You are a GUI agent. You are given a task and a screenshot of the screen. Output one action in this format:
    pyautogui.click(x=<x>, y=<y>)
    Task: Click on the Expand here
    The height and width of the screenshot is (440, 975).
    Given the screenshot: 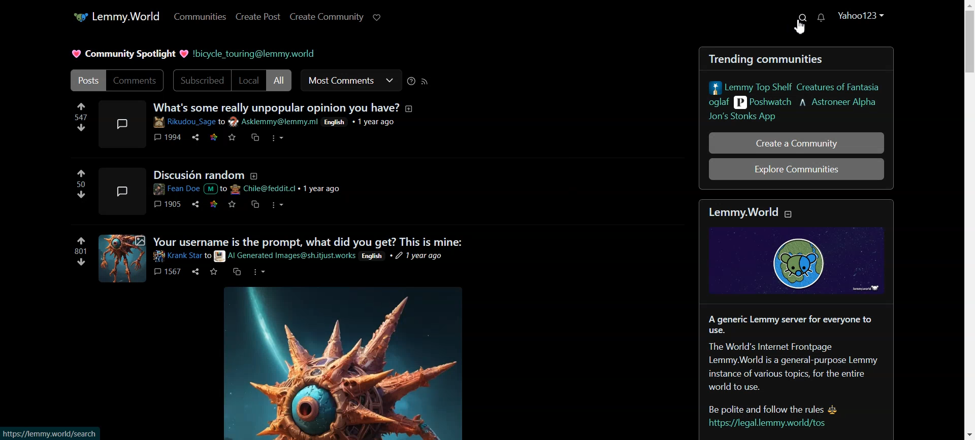 What is the action you would take?
    pyautogui.click(x=120, y=125)
    